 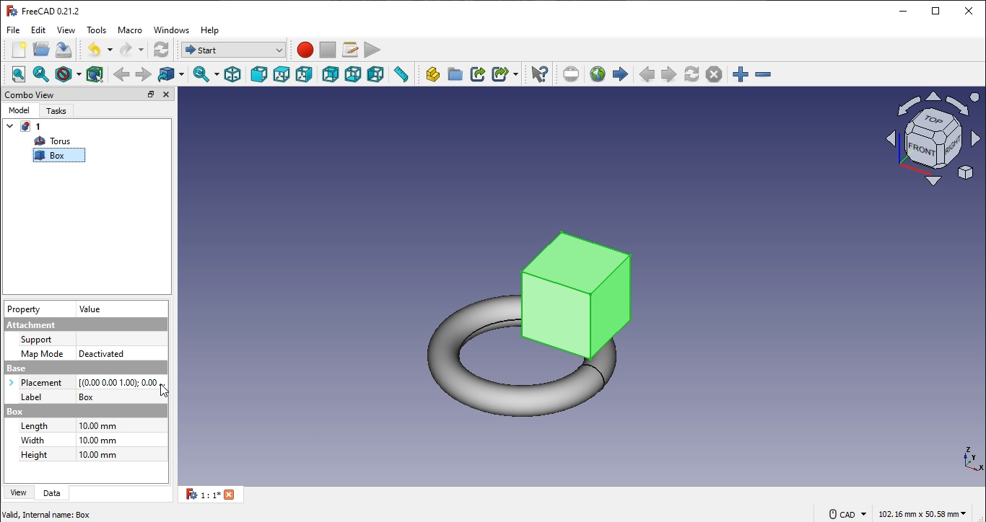 What do you see at coordinates (25, 311) in the screenshot?
I see `property` at bounding box center [25, 311].